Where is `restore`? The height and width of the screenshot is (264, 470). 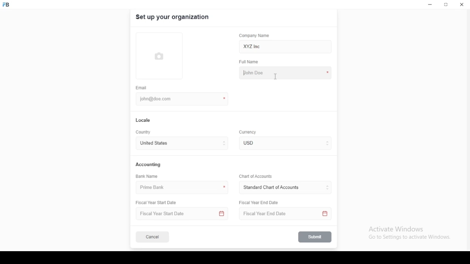 restore is located at coordinates (446, 5).